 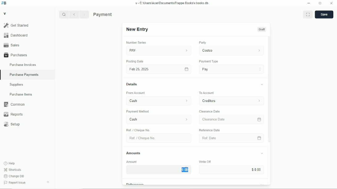 I want to click on Collapse, so click(x=48, y=182).